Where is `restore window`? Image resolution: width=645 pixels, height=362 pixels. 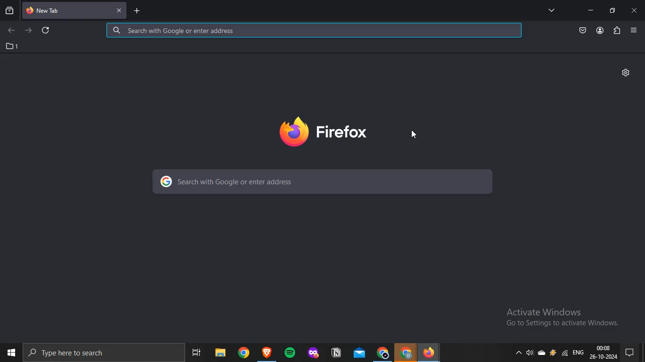 restore window is located at coordinates (613, 11).